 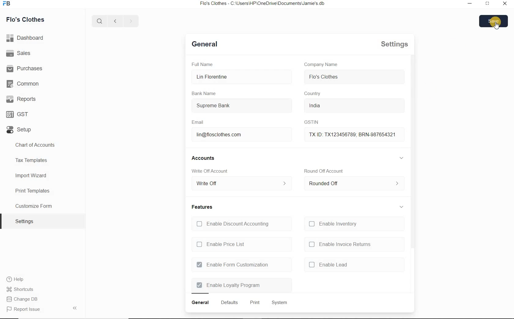 What do you see at coordinates (233, 106) in the screenshot?
I see `Supreme Bank` at bounding box center [233, 106].